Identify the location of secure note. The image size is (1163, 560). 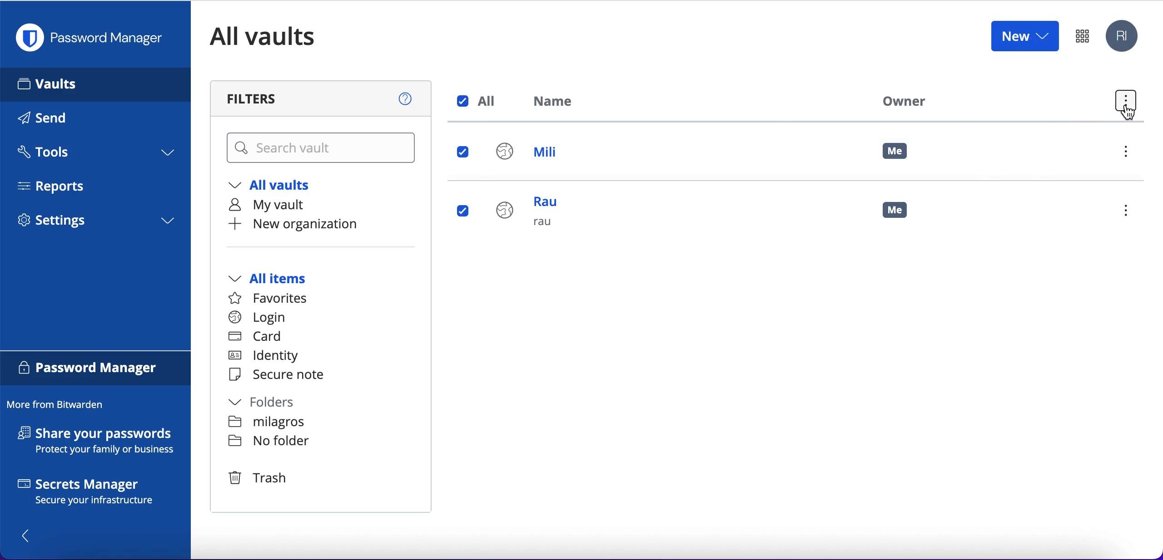
(281, 375).